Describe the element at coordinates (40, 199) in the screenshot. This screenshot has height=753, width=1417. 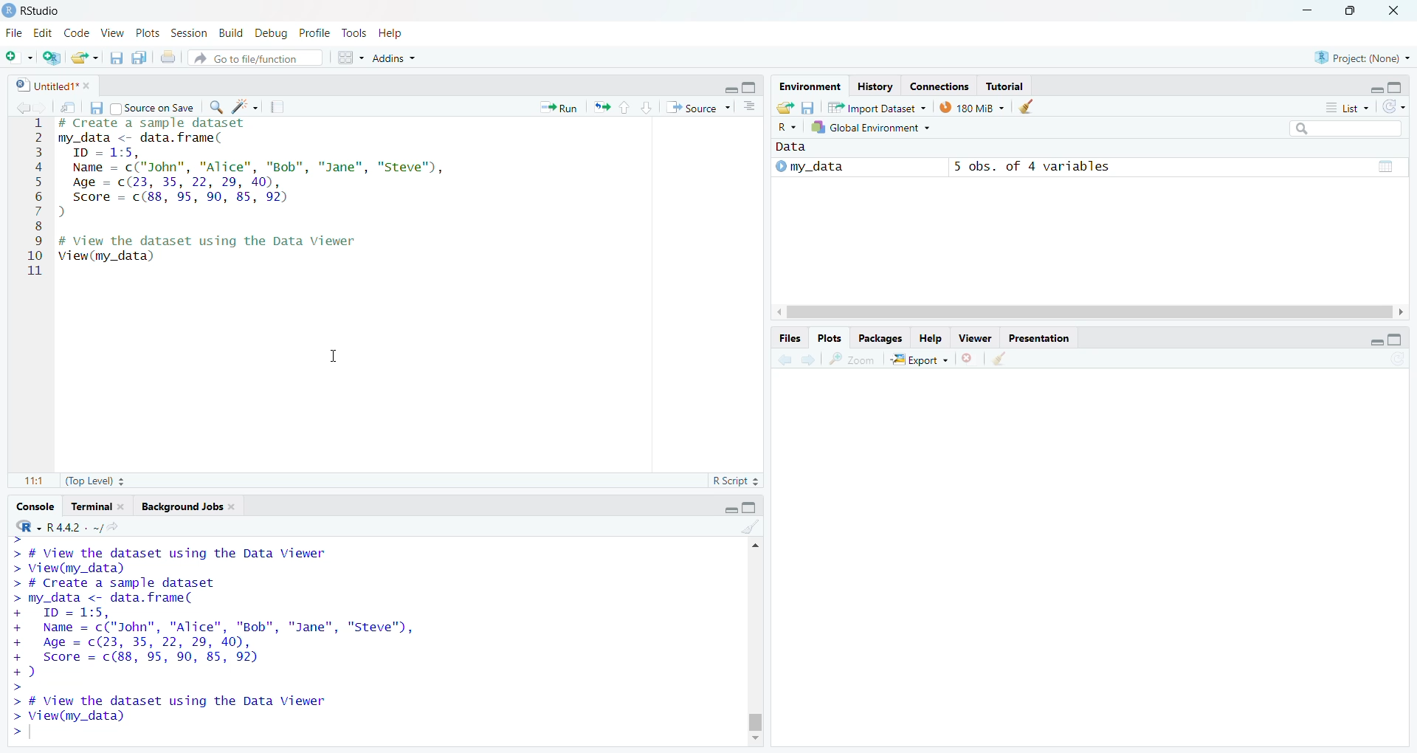
I see `1
2
3
4
5
6
7
8
9
10
11` at that location.